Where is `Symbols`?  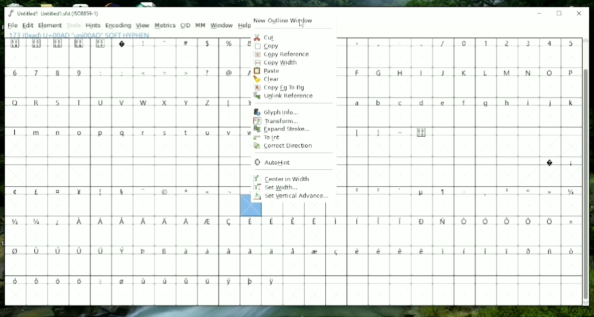
Symbols is located at coordinates (294, 223).